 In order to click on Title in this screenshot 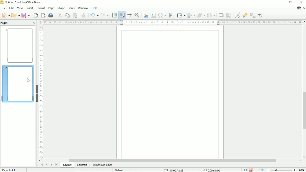, I will do `click(22, 3)`.